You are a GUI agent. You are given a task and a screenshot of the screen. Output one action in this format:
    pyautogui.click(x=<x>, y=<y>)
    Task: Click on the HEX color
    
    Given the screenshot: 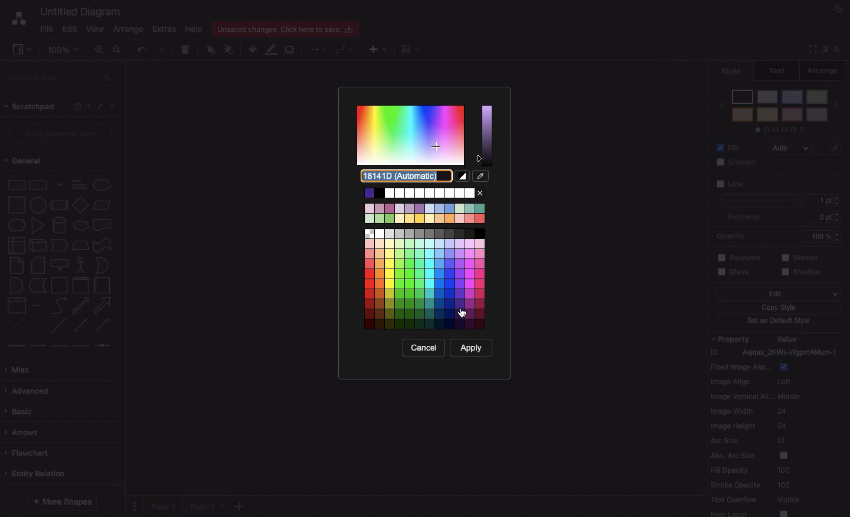 What is the action you would take?
    pyautogui.click(x=409, y=176)
    